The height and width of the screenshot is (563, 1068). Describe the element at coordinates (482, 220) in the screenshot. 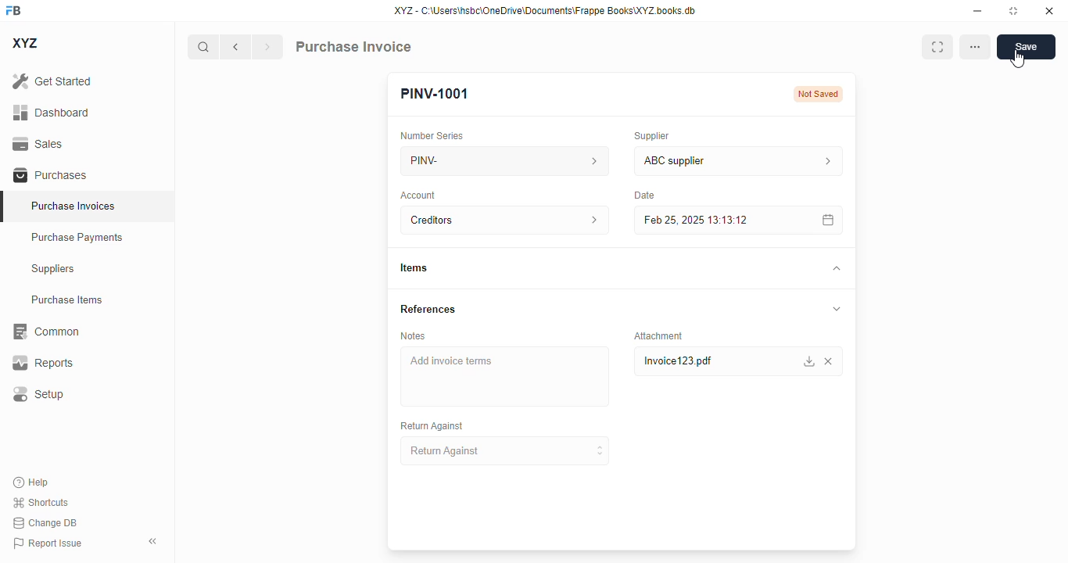

I see `creditors` at that location.